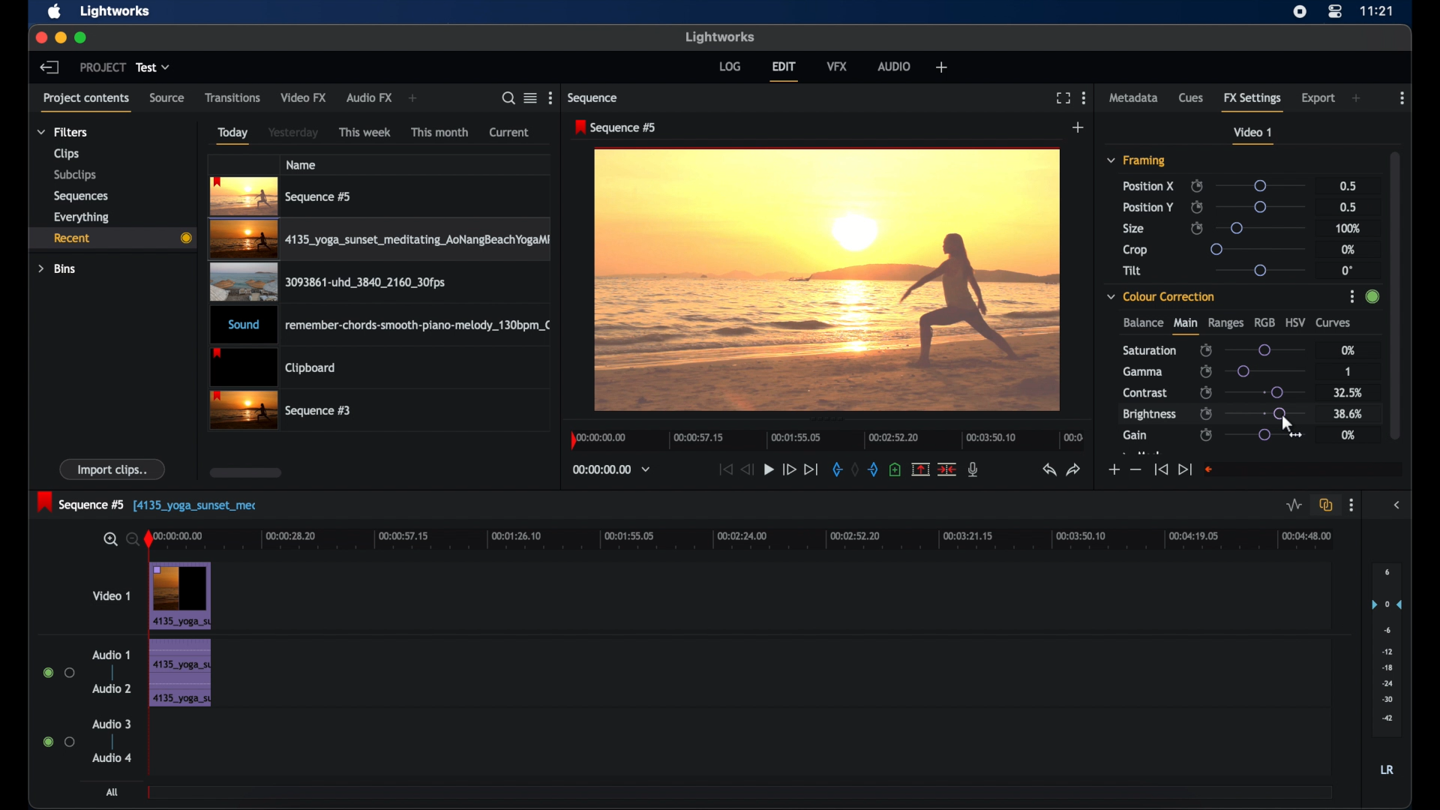  What do you see at coordinates (109, 655) in the screenshot?
I see `audio 1` at bounding box center [109, 655].